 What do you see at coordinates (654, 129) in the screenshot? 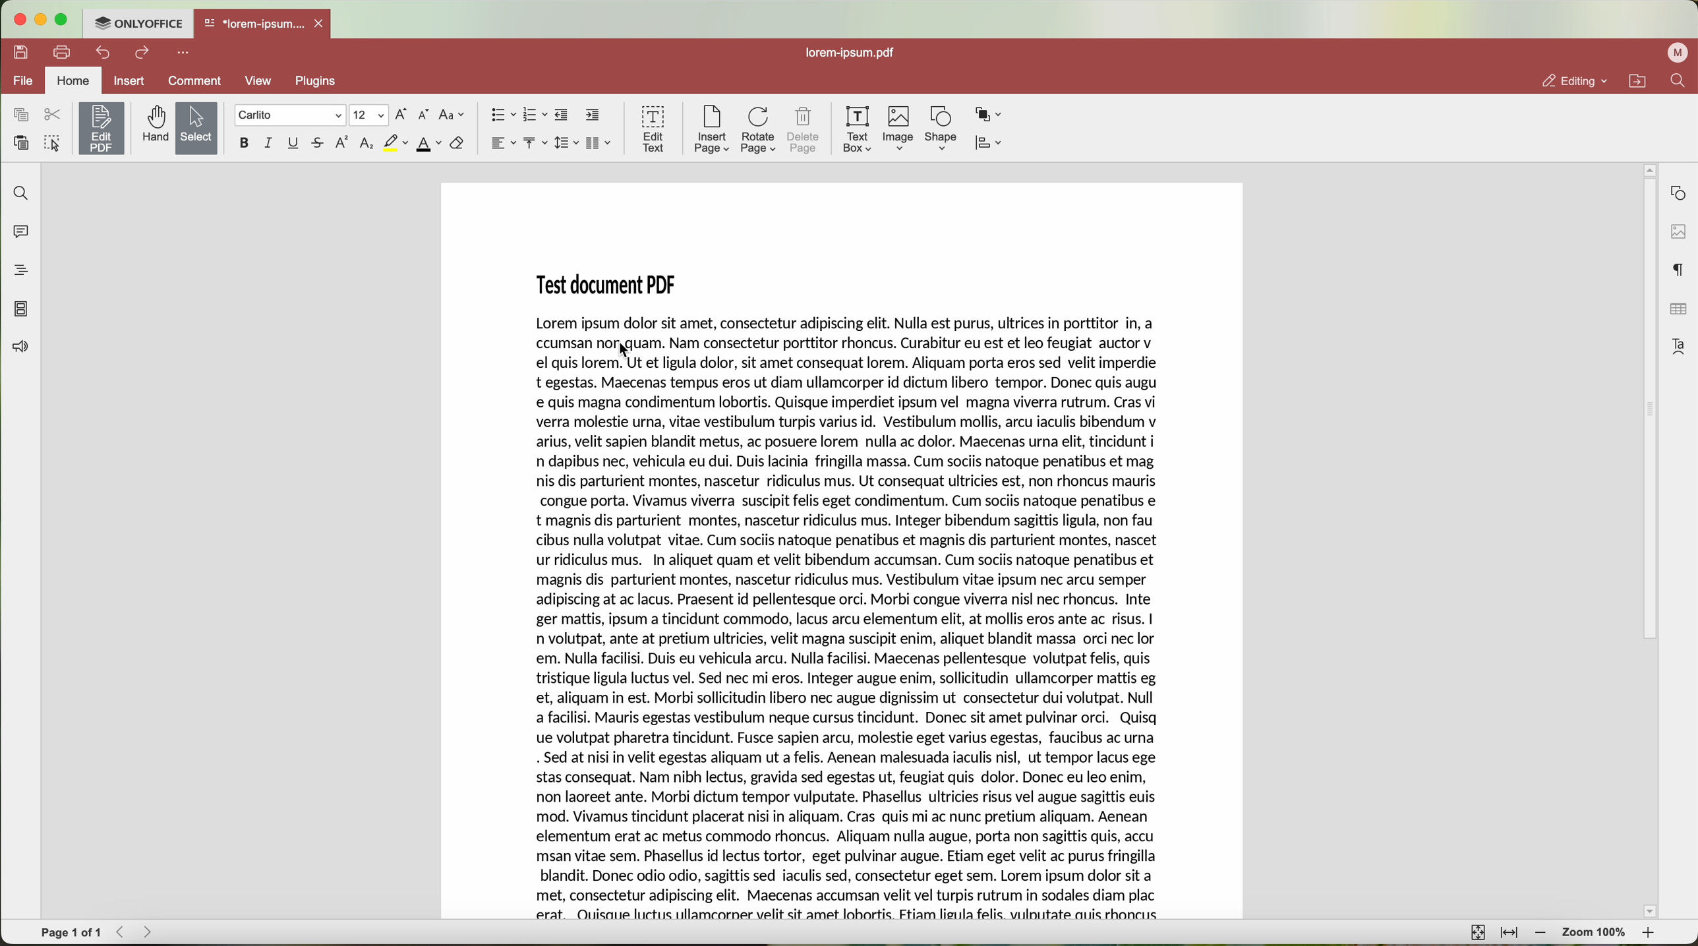
I see `edit text` at bounding box center [654, 129].